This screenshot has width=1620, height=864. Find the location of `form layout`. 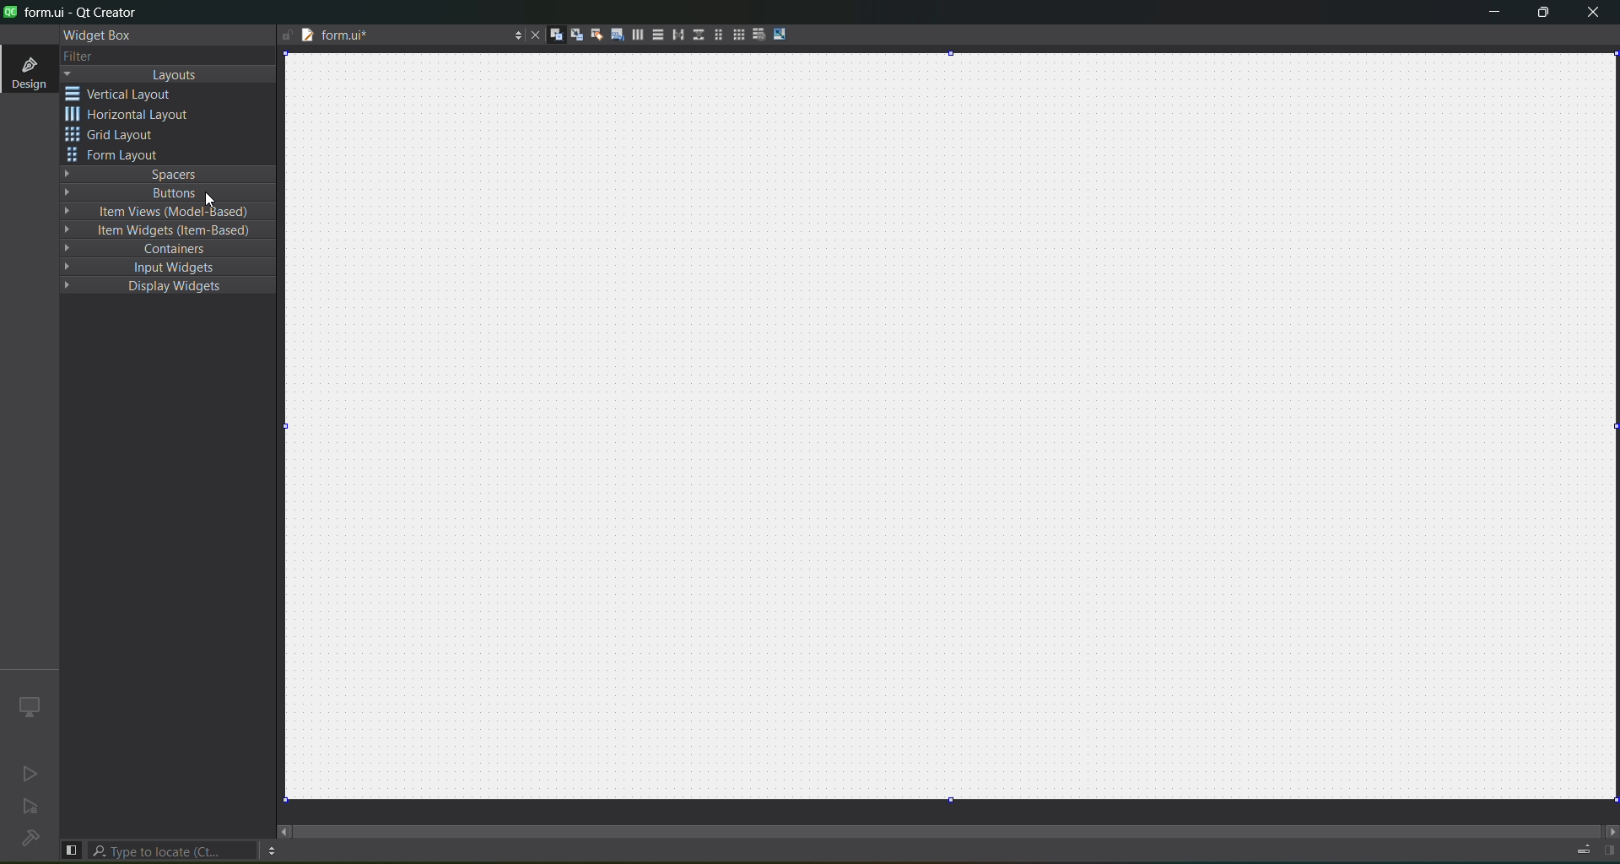

form layout is located at coordinates (116, 156).